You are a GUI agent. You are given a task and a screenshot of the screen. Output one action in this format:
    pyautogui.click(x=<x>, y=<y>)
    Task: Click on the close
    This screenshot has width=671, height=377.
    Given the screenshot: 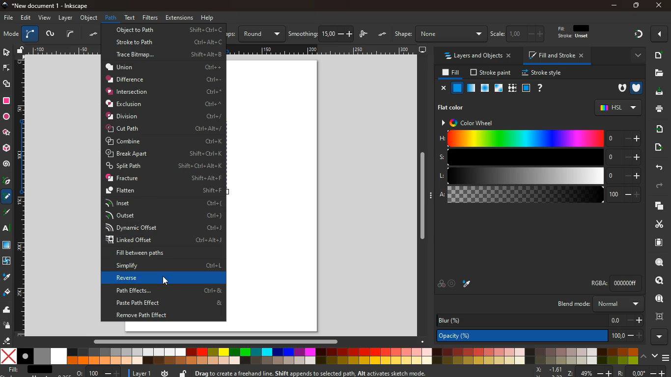 What is the action you would take?
    pyautogui.click(x=658, y=6)
    